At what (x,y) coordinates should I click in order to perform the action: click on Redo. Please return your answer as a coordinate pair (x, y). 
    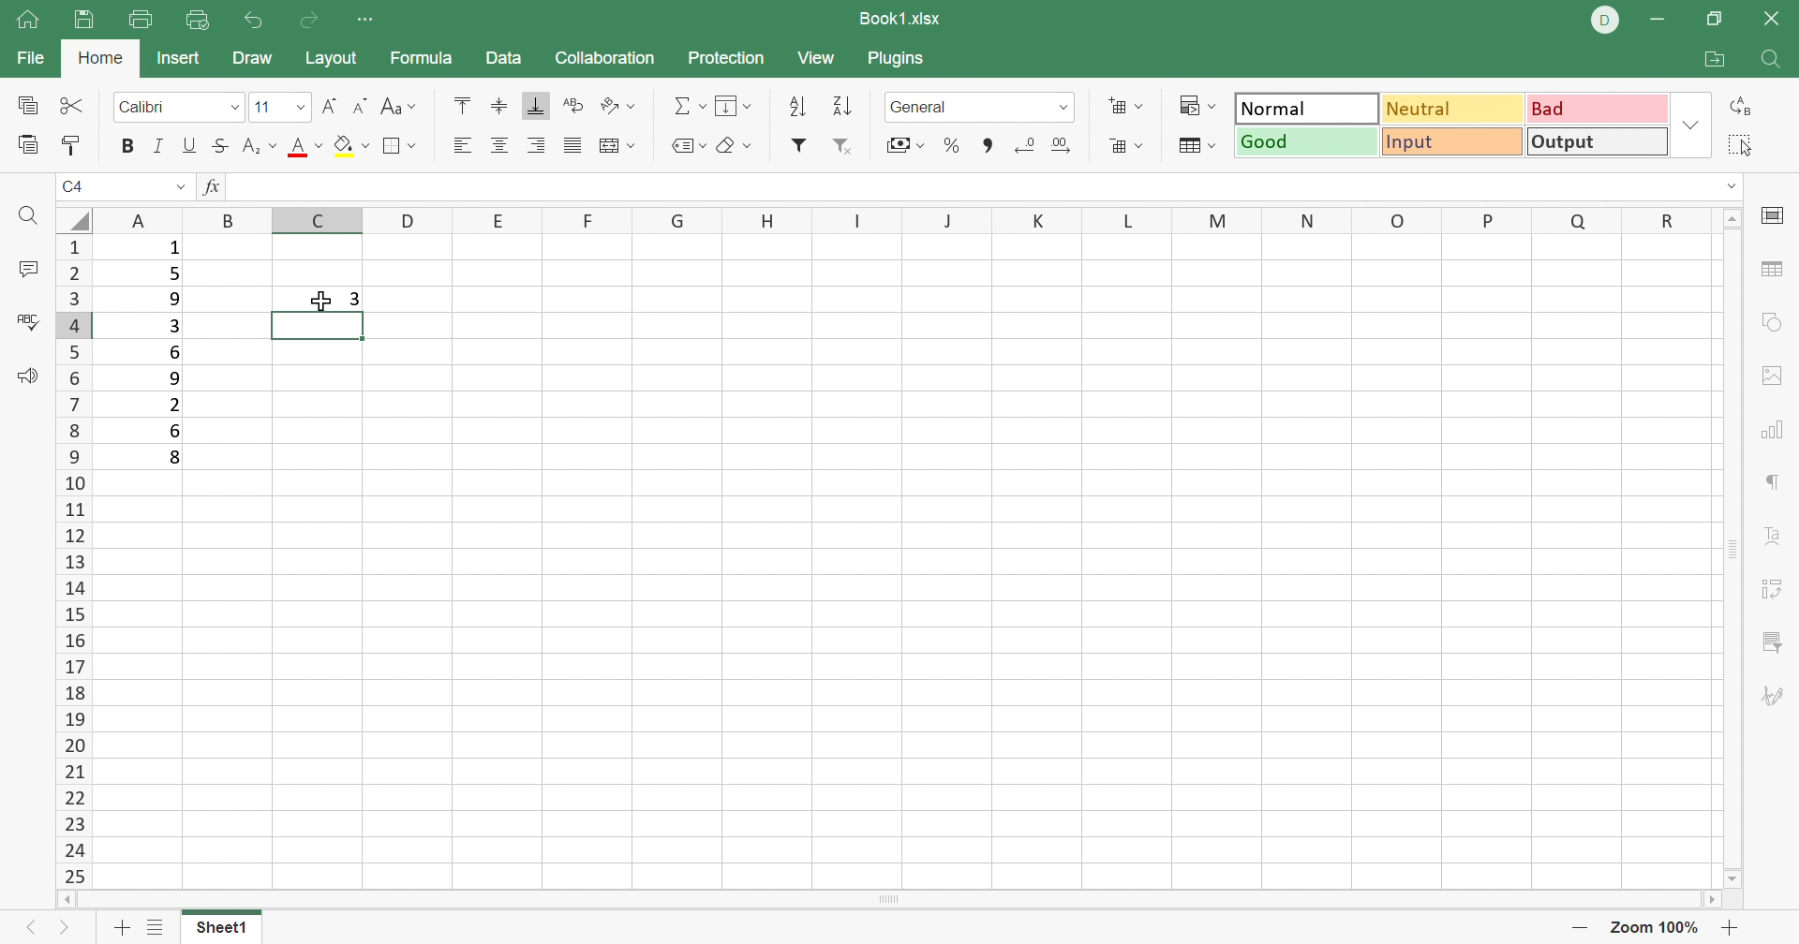
    Looking at the image, I should click on (307, 22).